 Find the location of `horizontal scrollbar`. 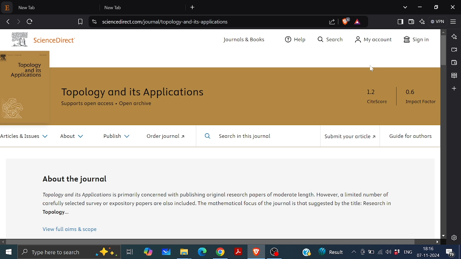

horizontal scrollbar is located at coordinates (211, 242).